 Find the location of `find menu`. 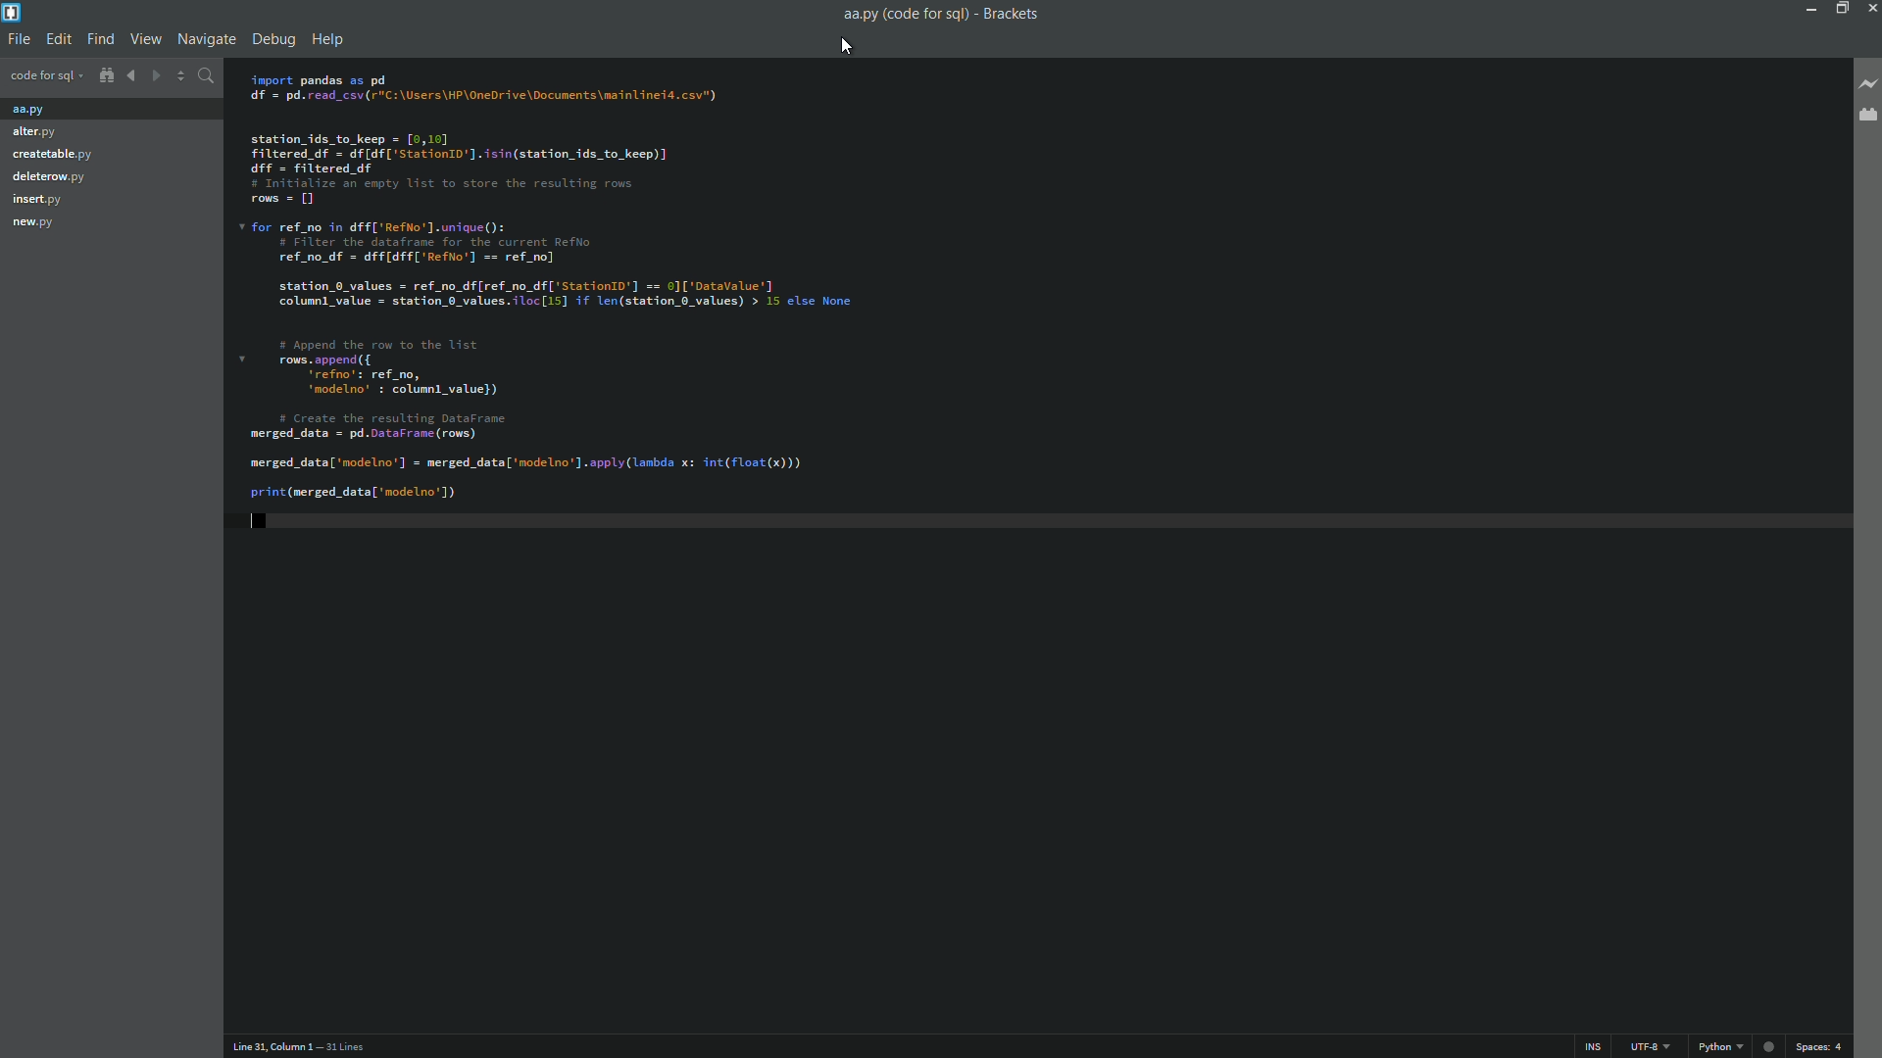

find menu is located at coordinates (98, 38).